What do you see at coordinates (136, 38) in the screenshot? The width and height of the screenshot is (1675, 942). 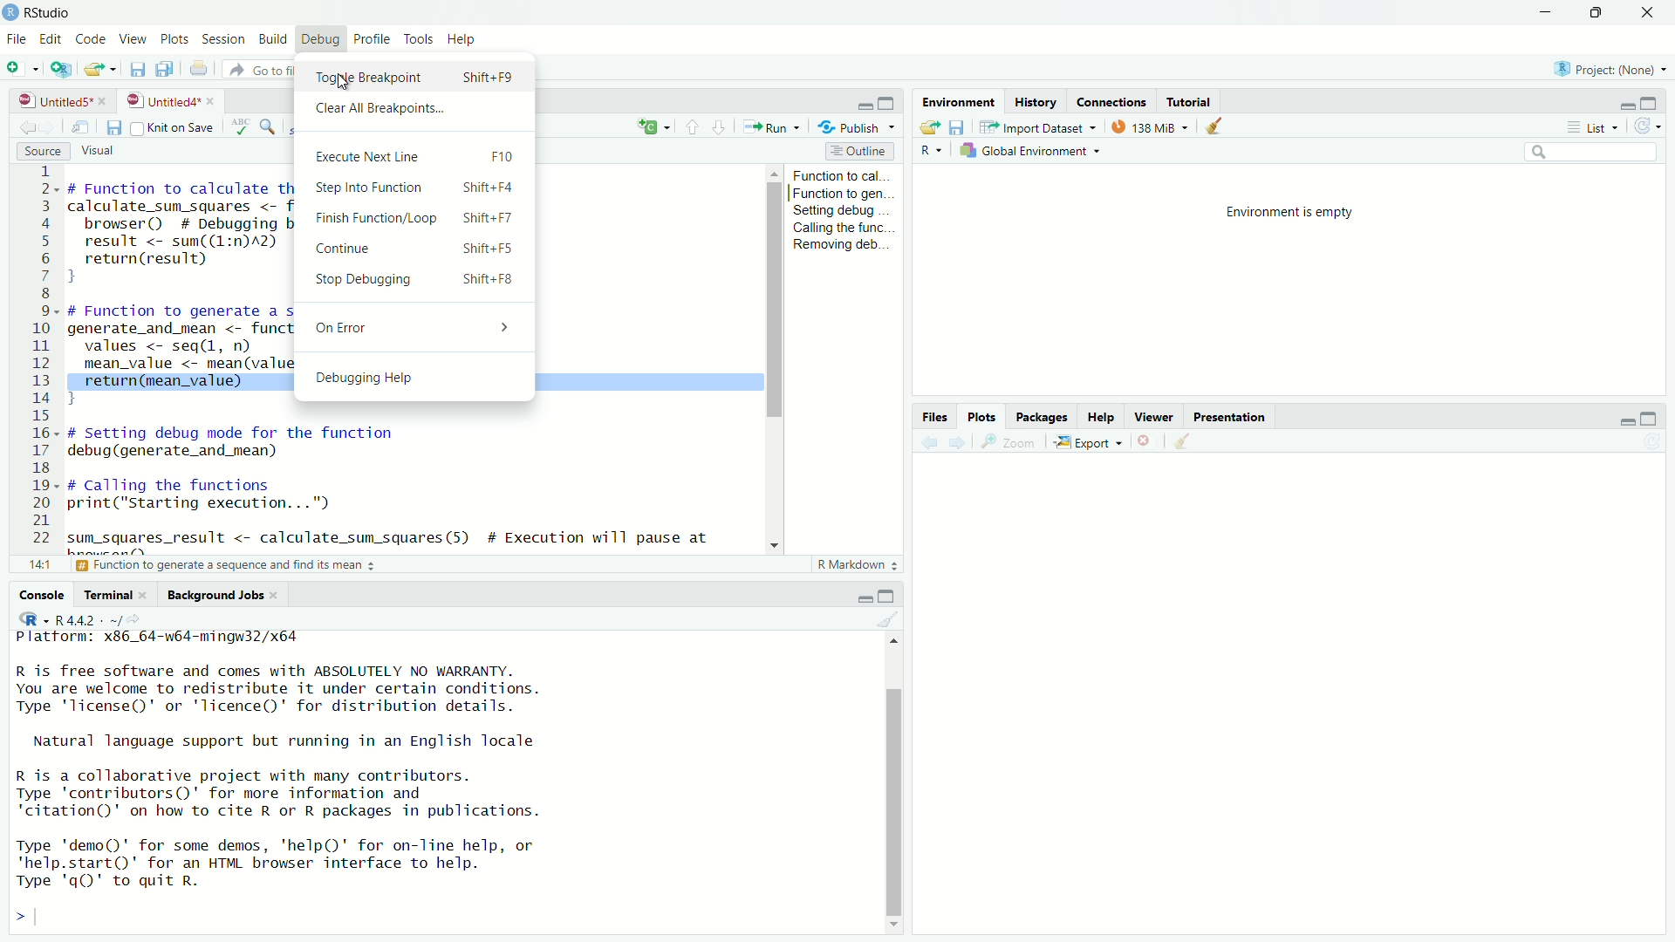 I see `view` at bounding box center [136, 38].